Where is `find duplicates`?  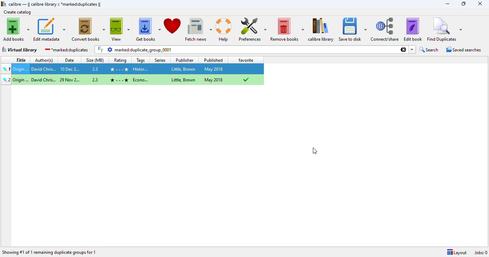 find duplicates is located at coordinates (445, 30).